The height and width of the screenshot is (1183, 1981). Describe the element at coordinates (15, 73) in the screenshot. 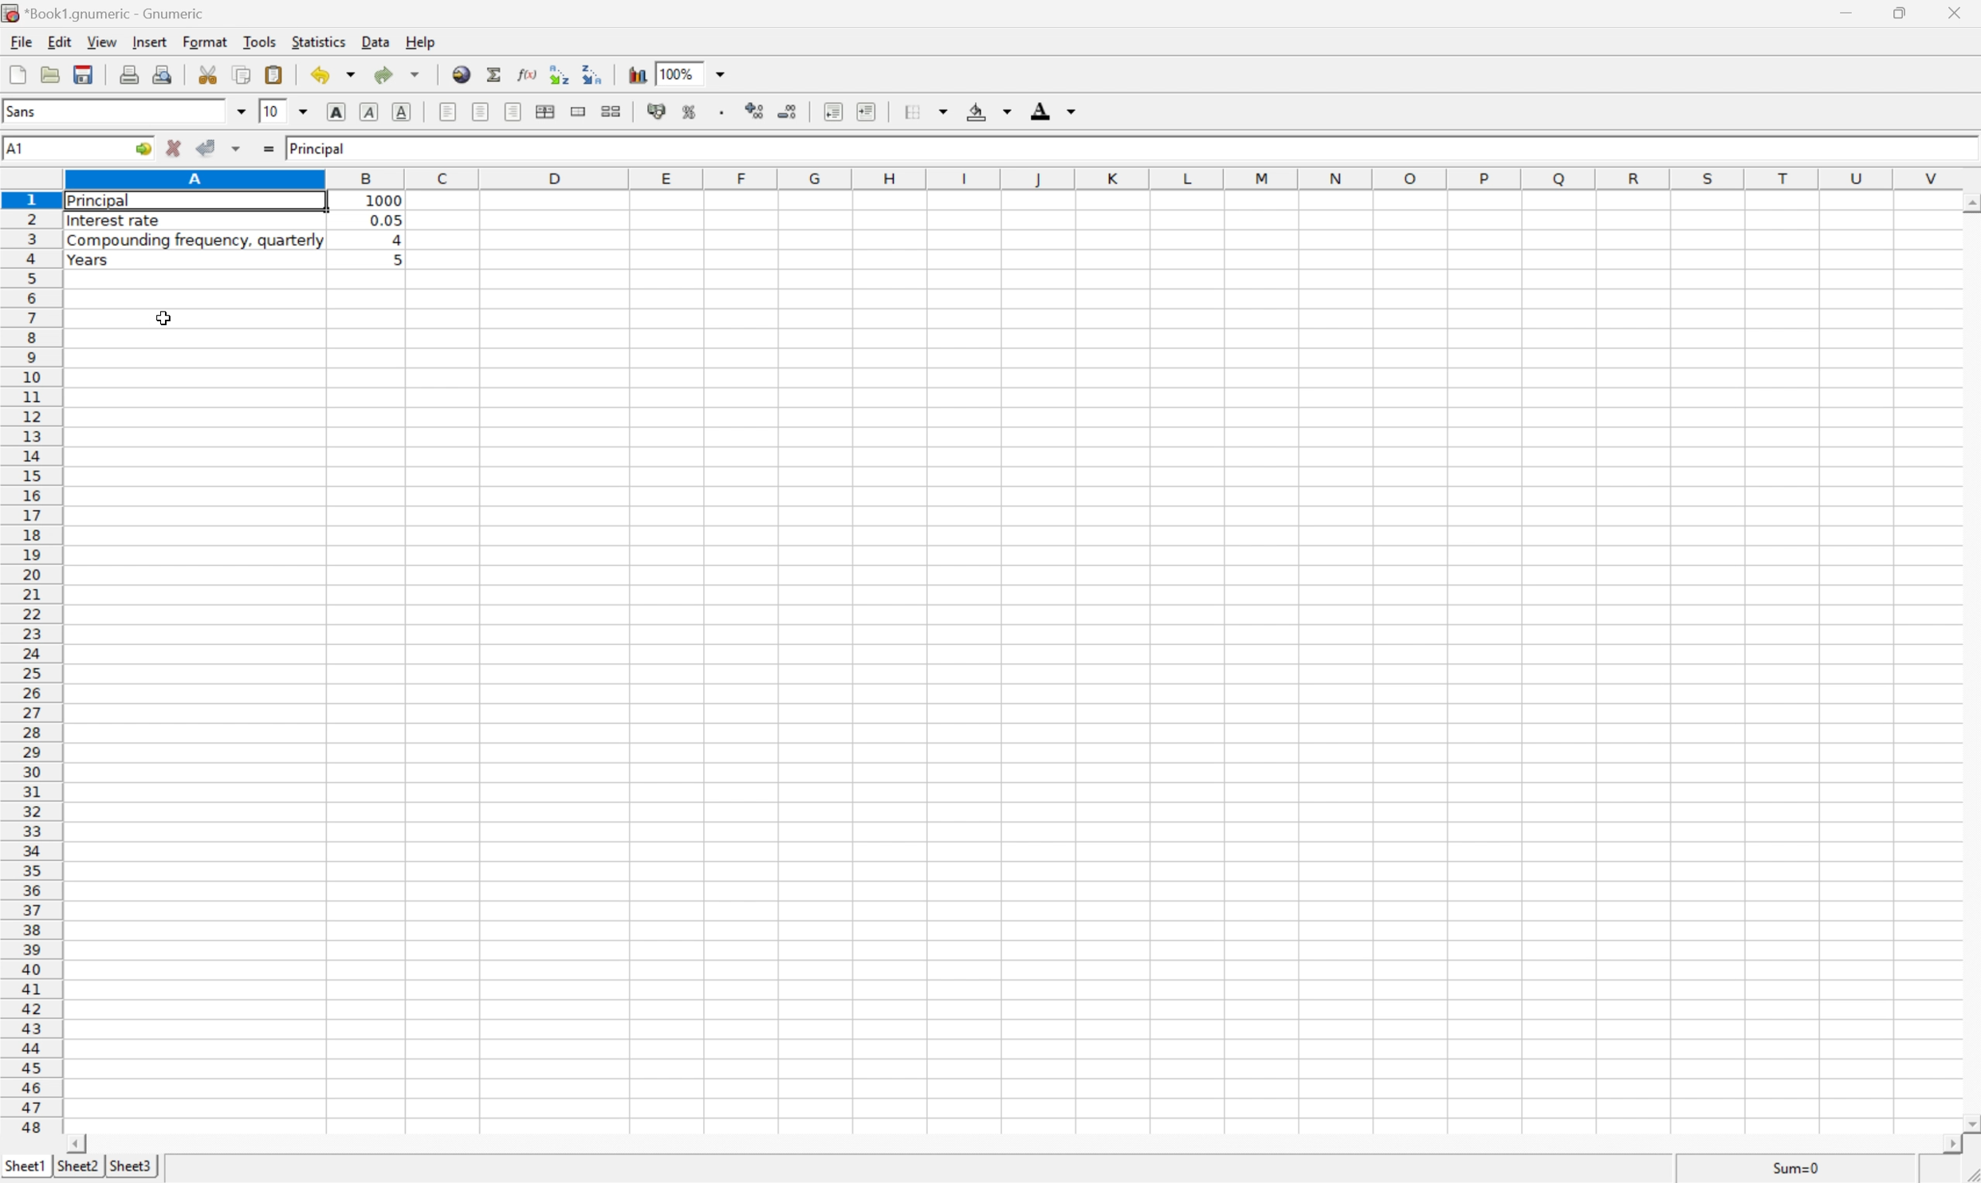

I see `new` at that location.